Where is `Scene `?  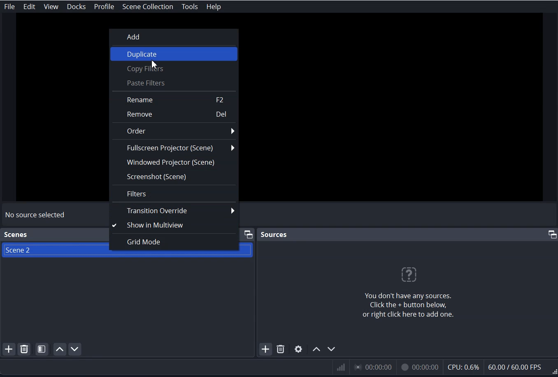 Scene  is located at coordinates (34, 250).